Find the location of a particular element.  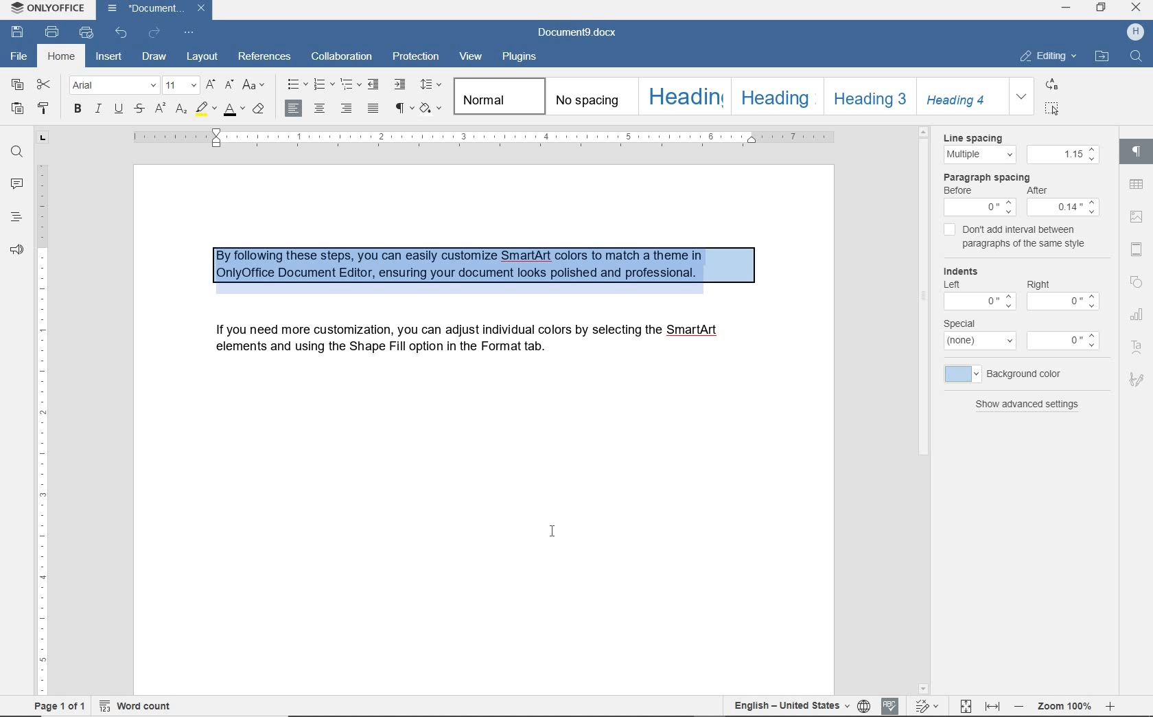

after is located at coordinates (1043, 192).